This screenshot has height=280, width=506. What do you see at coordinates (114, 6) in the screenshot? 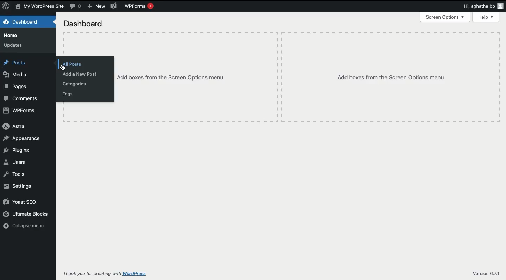
I see `Yoast` at bounding box center [114, 6].